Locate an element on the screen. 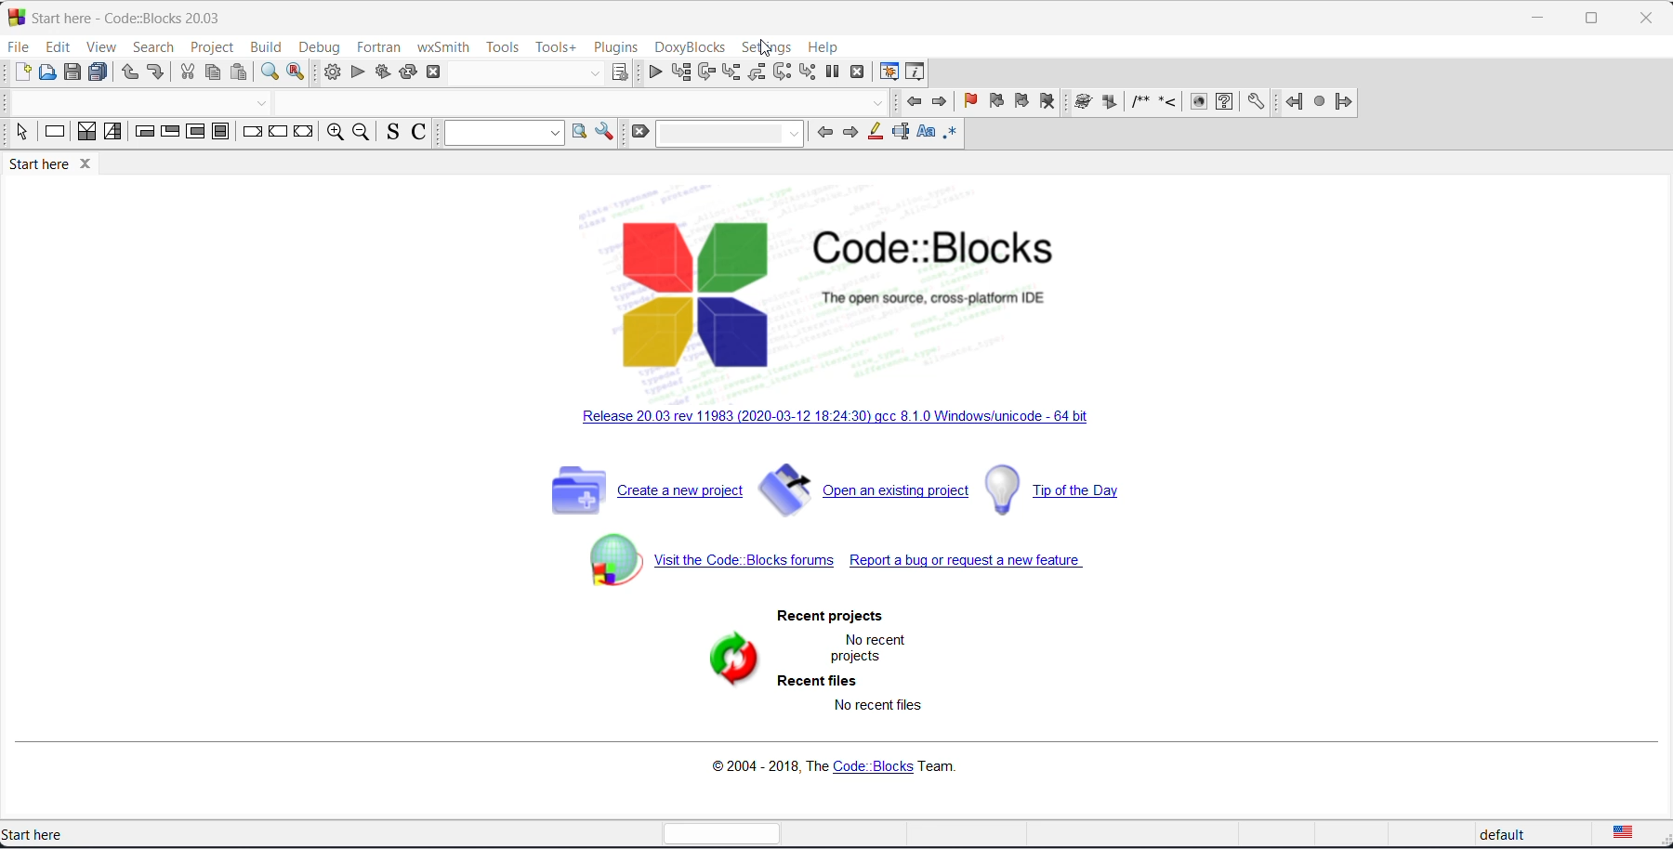 This screenshot has width=1673, height=849. step into is located at coordinates (731, 72).